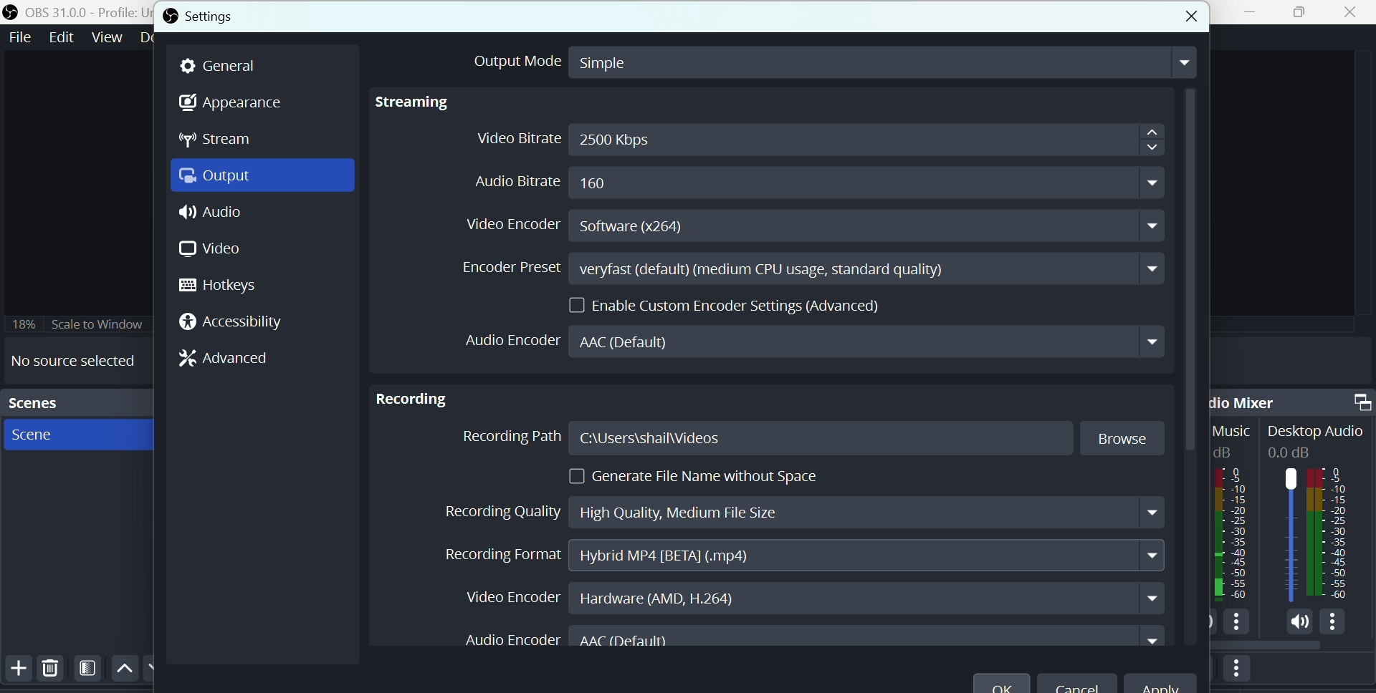 The height and width of the screenshot is (693, 1376). What do you see at coordinates (722, 306) in the screenshot?
I see `Enable custom encoder settings` at bounding box center [722, 306].